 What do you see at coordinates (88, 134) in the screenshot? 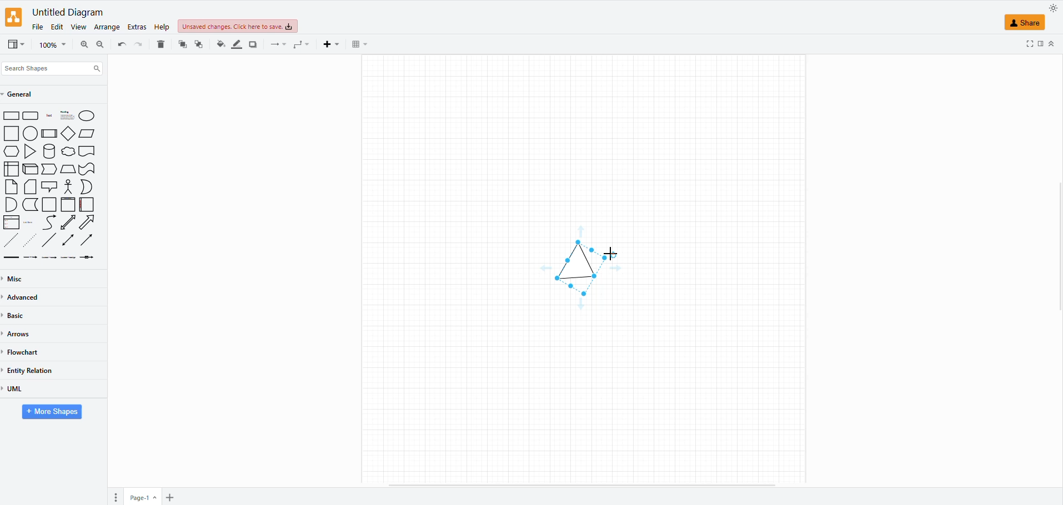
I see `Parallelogram` at bounding box center [88, 134].